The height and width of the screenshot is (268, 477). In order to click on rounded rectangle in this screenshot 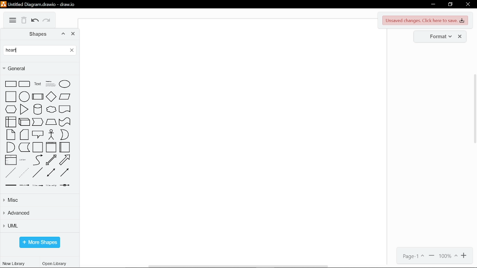, I will do `click(25, 84)`.